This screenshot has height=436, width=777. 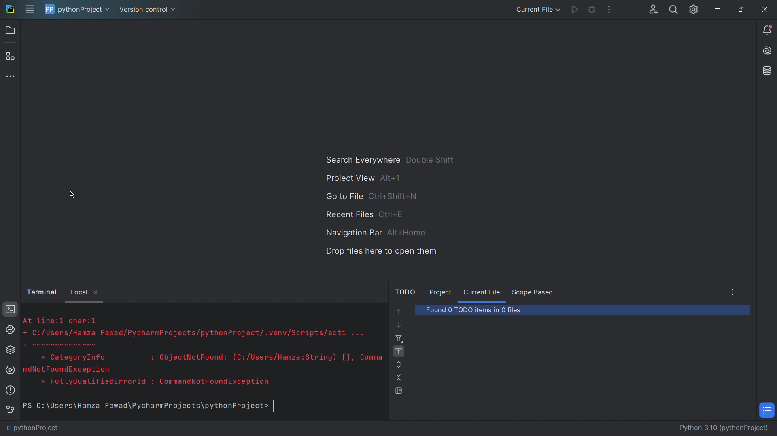 I want to click on Project View, so click(x=364, y=178).